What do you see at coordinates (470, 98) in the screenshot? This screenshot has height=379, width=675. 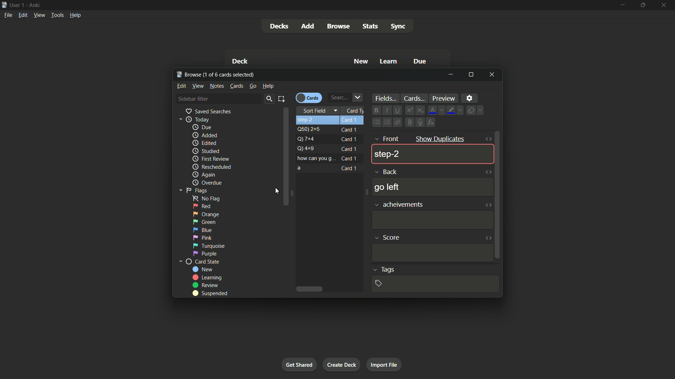 I see `Settings` at bounding box center [470, 98].